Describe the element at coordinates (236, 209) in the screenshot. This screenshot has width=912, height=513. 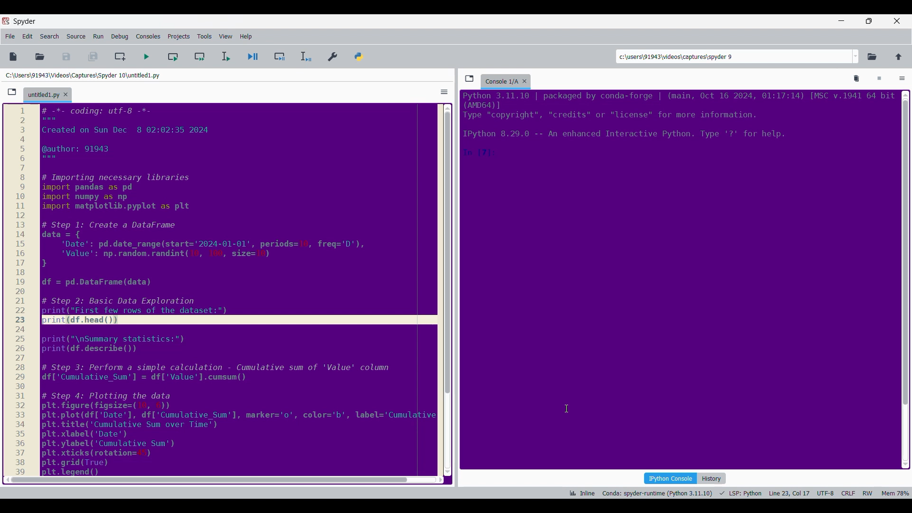
I see `code` at that location.